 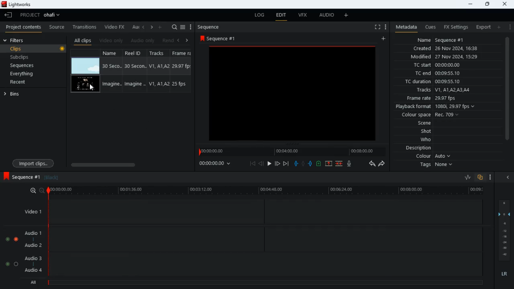 What do you see at coordinates (425, 124) in the screenshot?
I see `scene` at bounding box center [425, 124].